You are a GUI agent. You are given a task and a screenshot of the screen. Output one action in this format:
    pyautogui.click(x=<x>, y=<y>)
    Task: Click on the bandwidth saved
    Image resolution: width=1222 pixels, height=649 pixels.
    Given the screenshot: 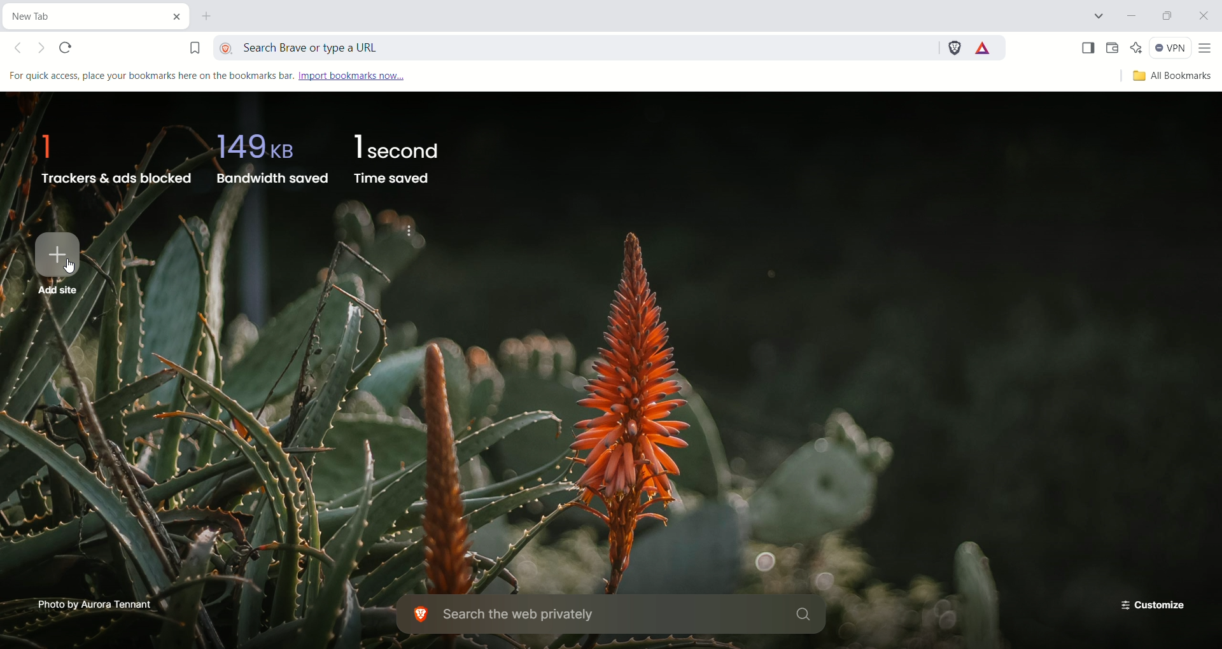 What is the action you would take?
    pyautogui.click(x=270, y=156)
    